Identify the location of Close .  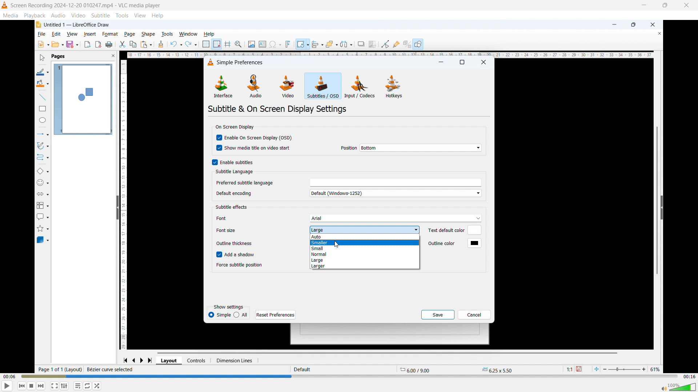
(484, 62).